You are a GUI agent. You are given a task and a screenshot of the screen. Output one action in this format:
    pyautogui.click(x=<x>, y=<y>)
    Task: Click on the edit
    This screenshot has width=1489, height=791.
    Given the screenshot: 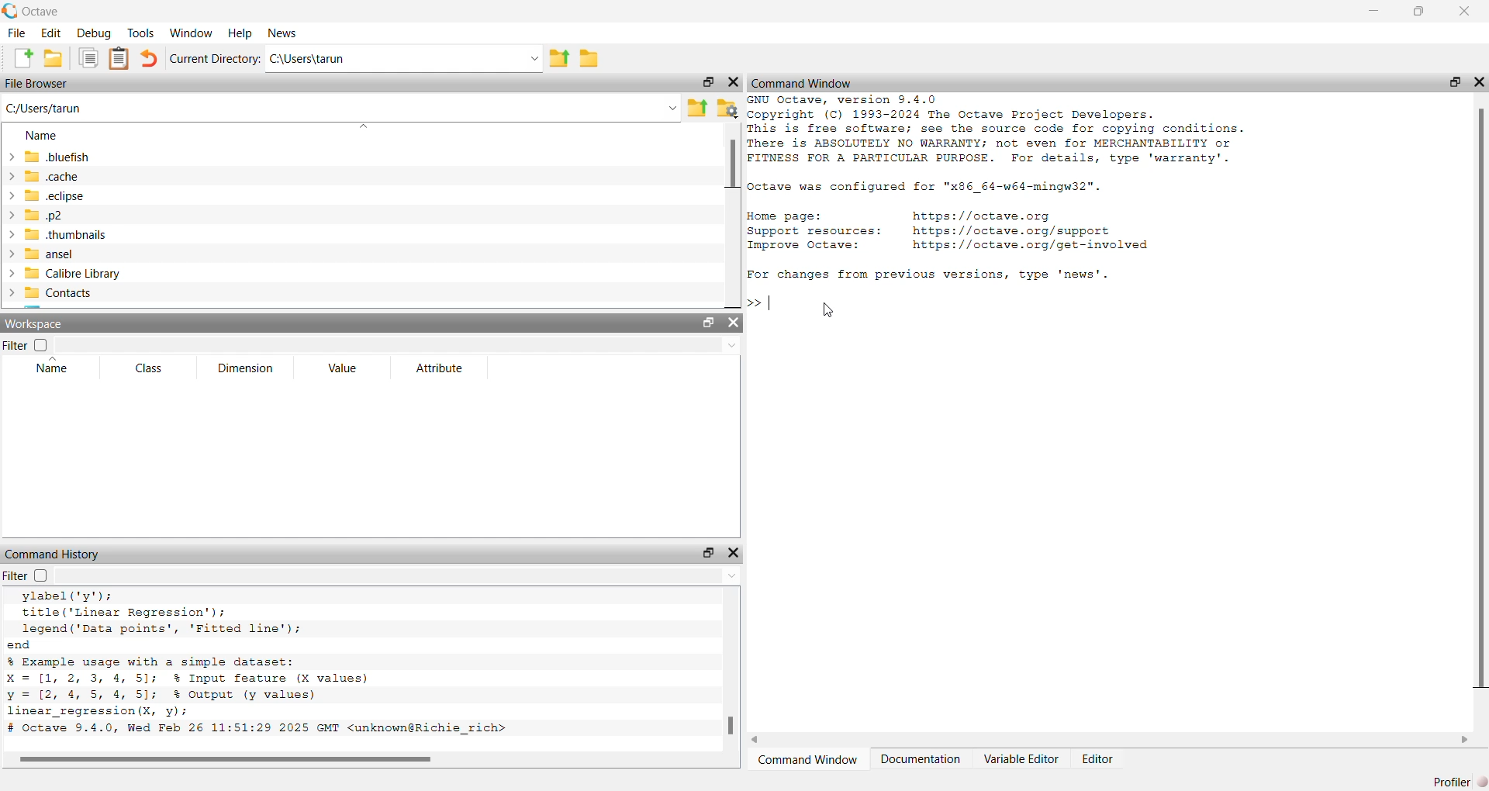 What is the action you would take?
    pyautogui.click(x=51, y=32)
    